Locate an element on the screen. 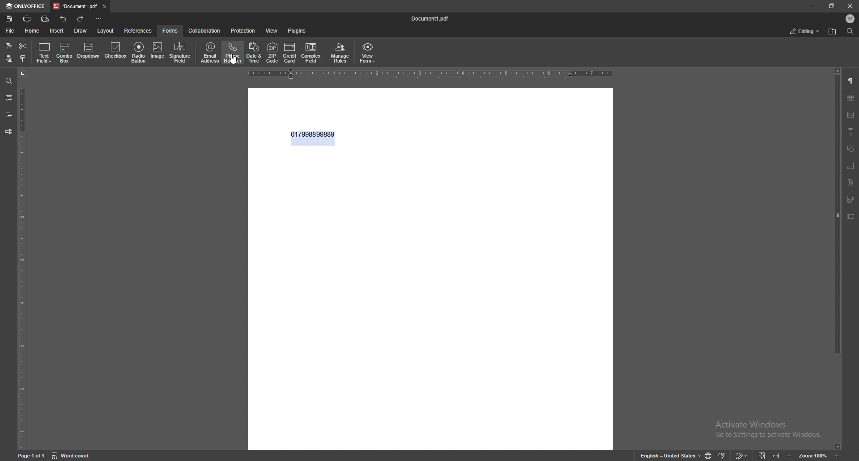  credit card is located at coordinates (290, 53).